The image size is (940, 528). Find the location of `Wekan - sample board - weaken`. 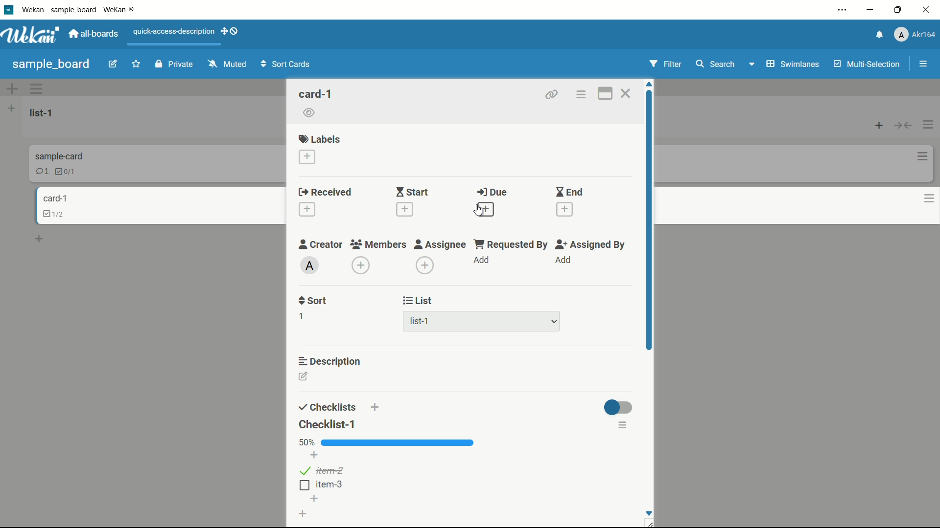

Wekan - sample board - weaken is located at coordinates (83, 10).